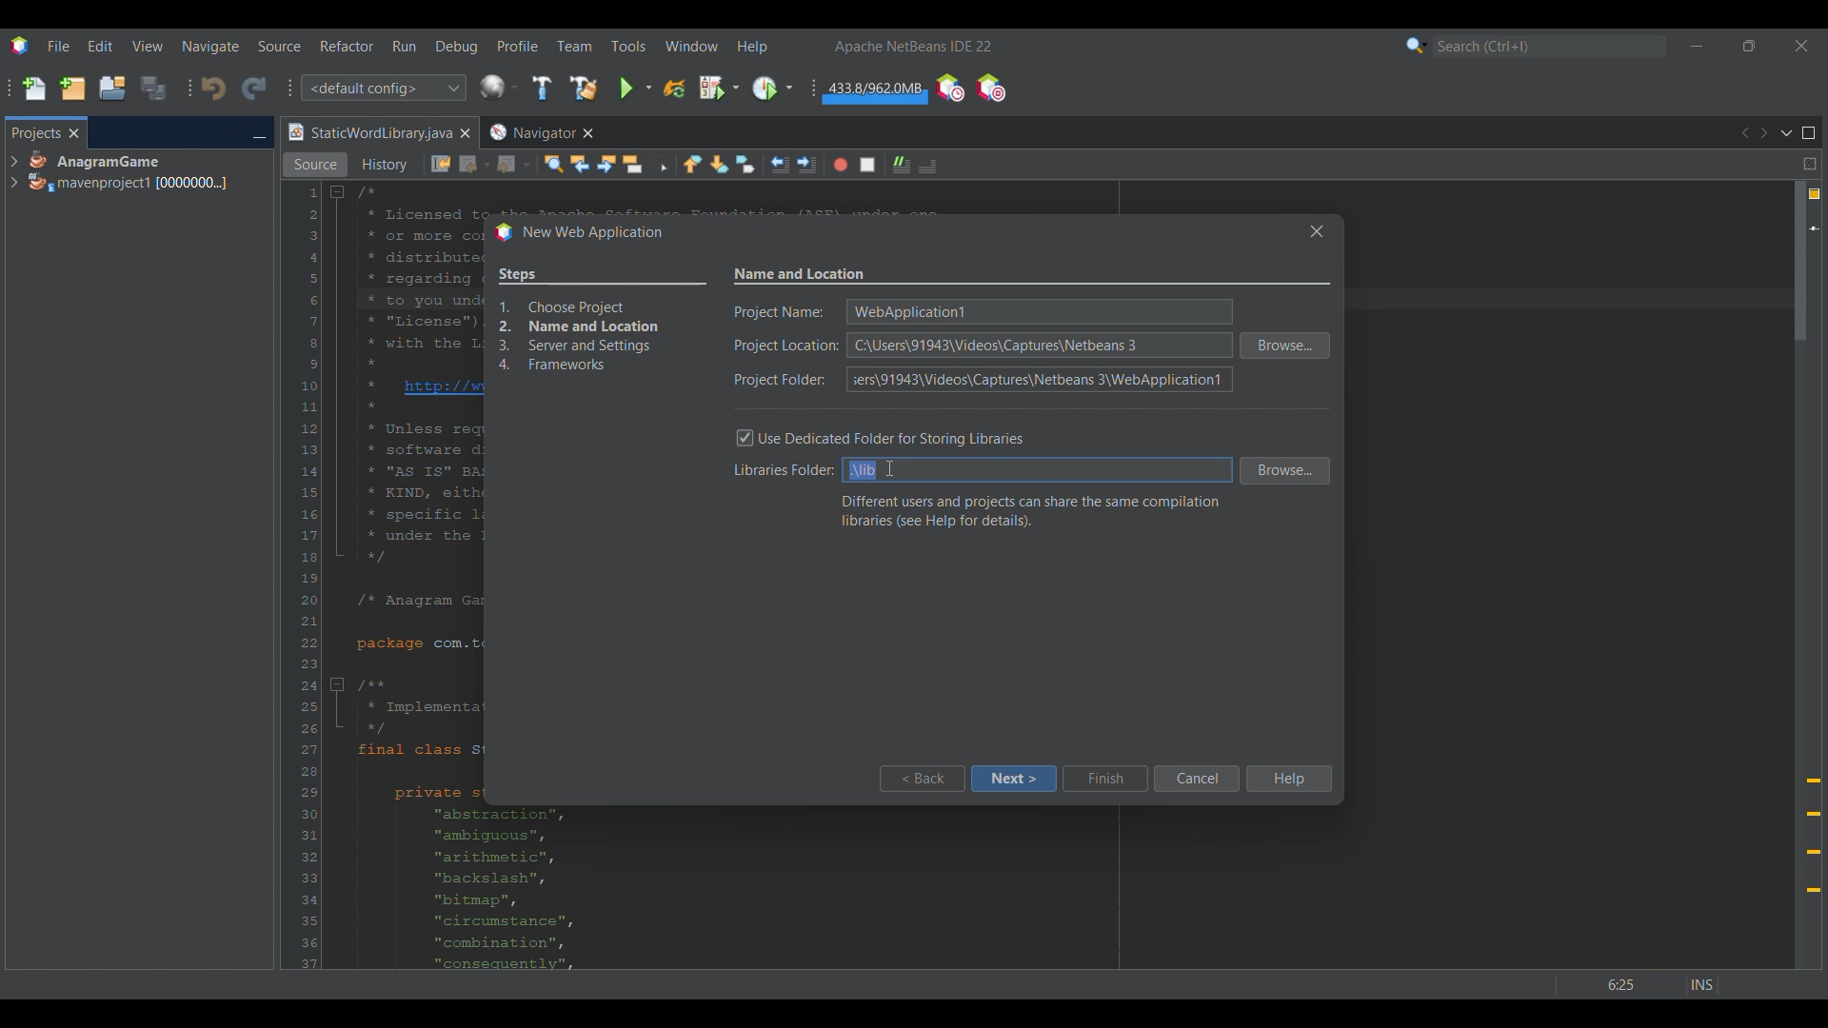 The width and height of the screenshot is (1828, 1028). What do you see at coordinates (254, 88) in the screenshot?
I see `Redo` at bounding box center [254, 88].